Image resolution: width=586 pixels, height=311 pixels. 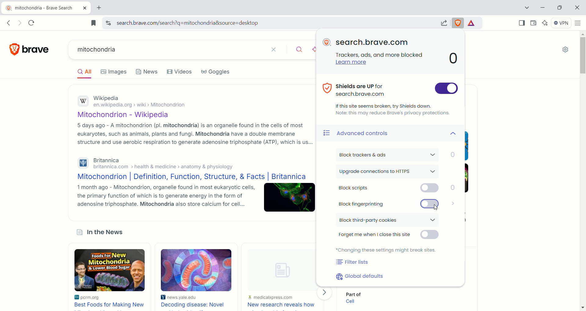 I want to click on Best Foods for Making New, so click(x=110, y=305).